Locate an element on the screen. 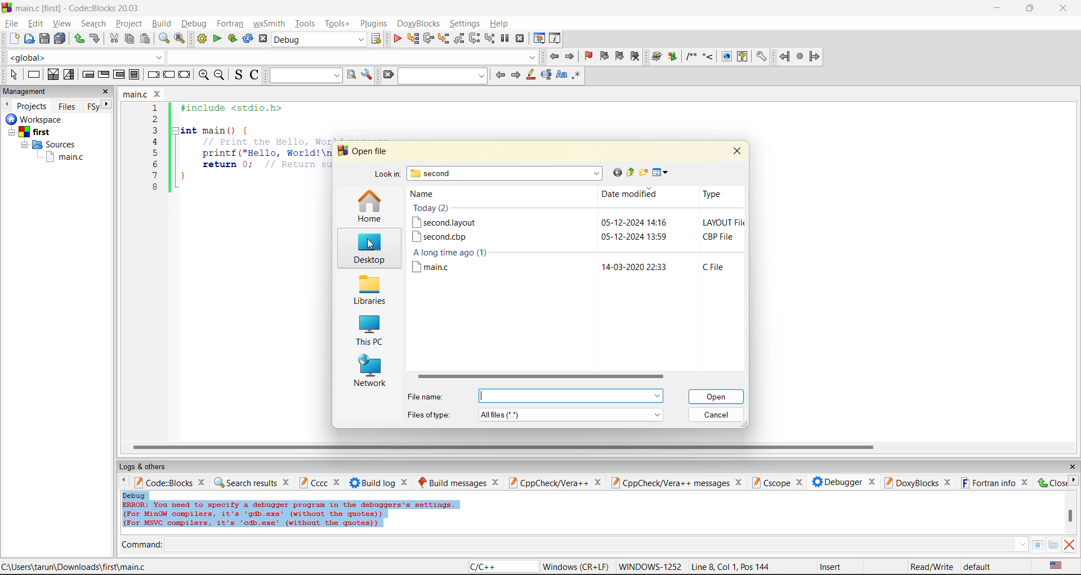 This screenshot has height=575, width=1081. comment is located at coordinates (691, 56).